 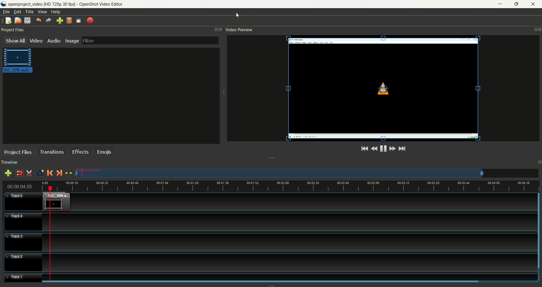 I want to click on video, so click(x=36, y=41).